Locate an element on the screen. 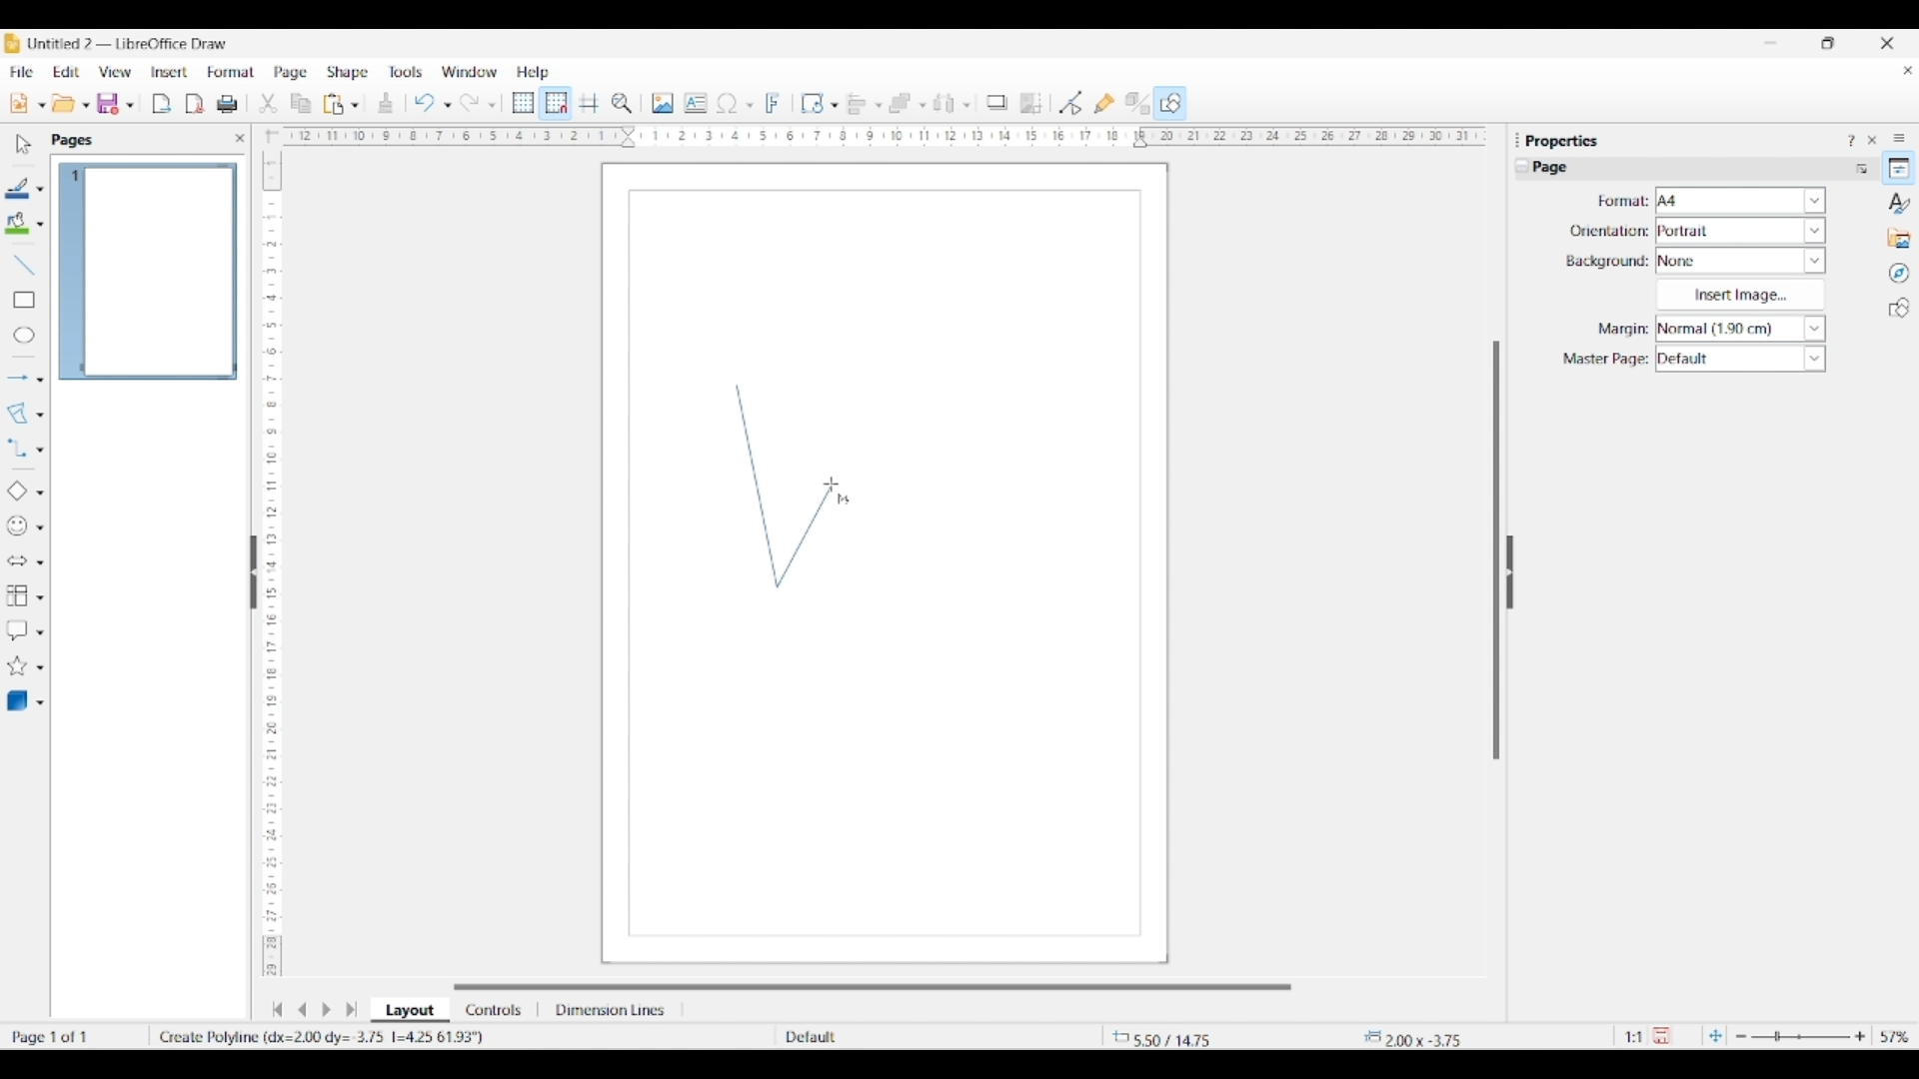 The height and width of the screenshot is (1079, 1919). Flowchart options is located at coordinates (40, 597).